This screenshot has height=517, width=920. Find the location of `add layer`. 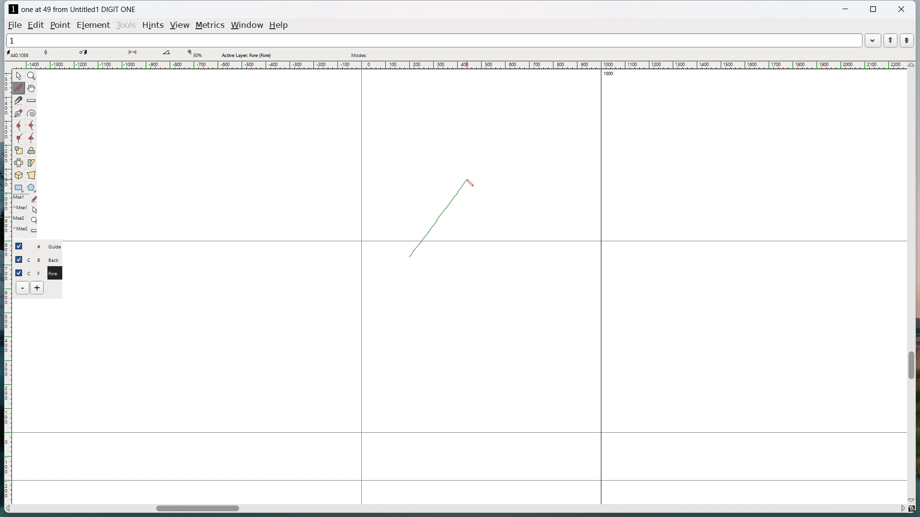

add layer is located at coordinates (38, 288).